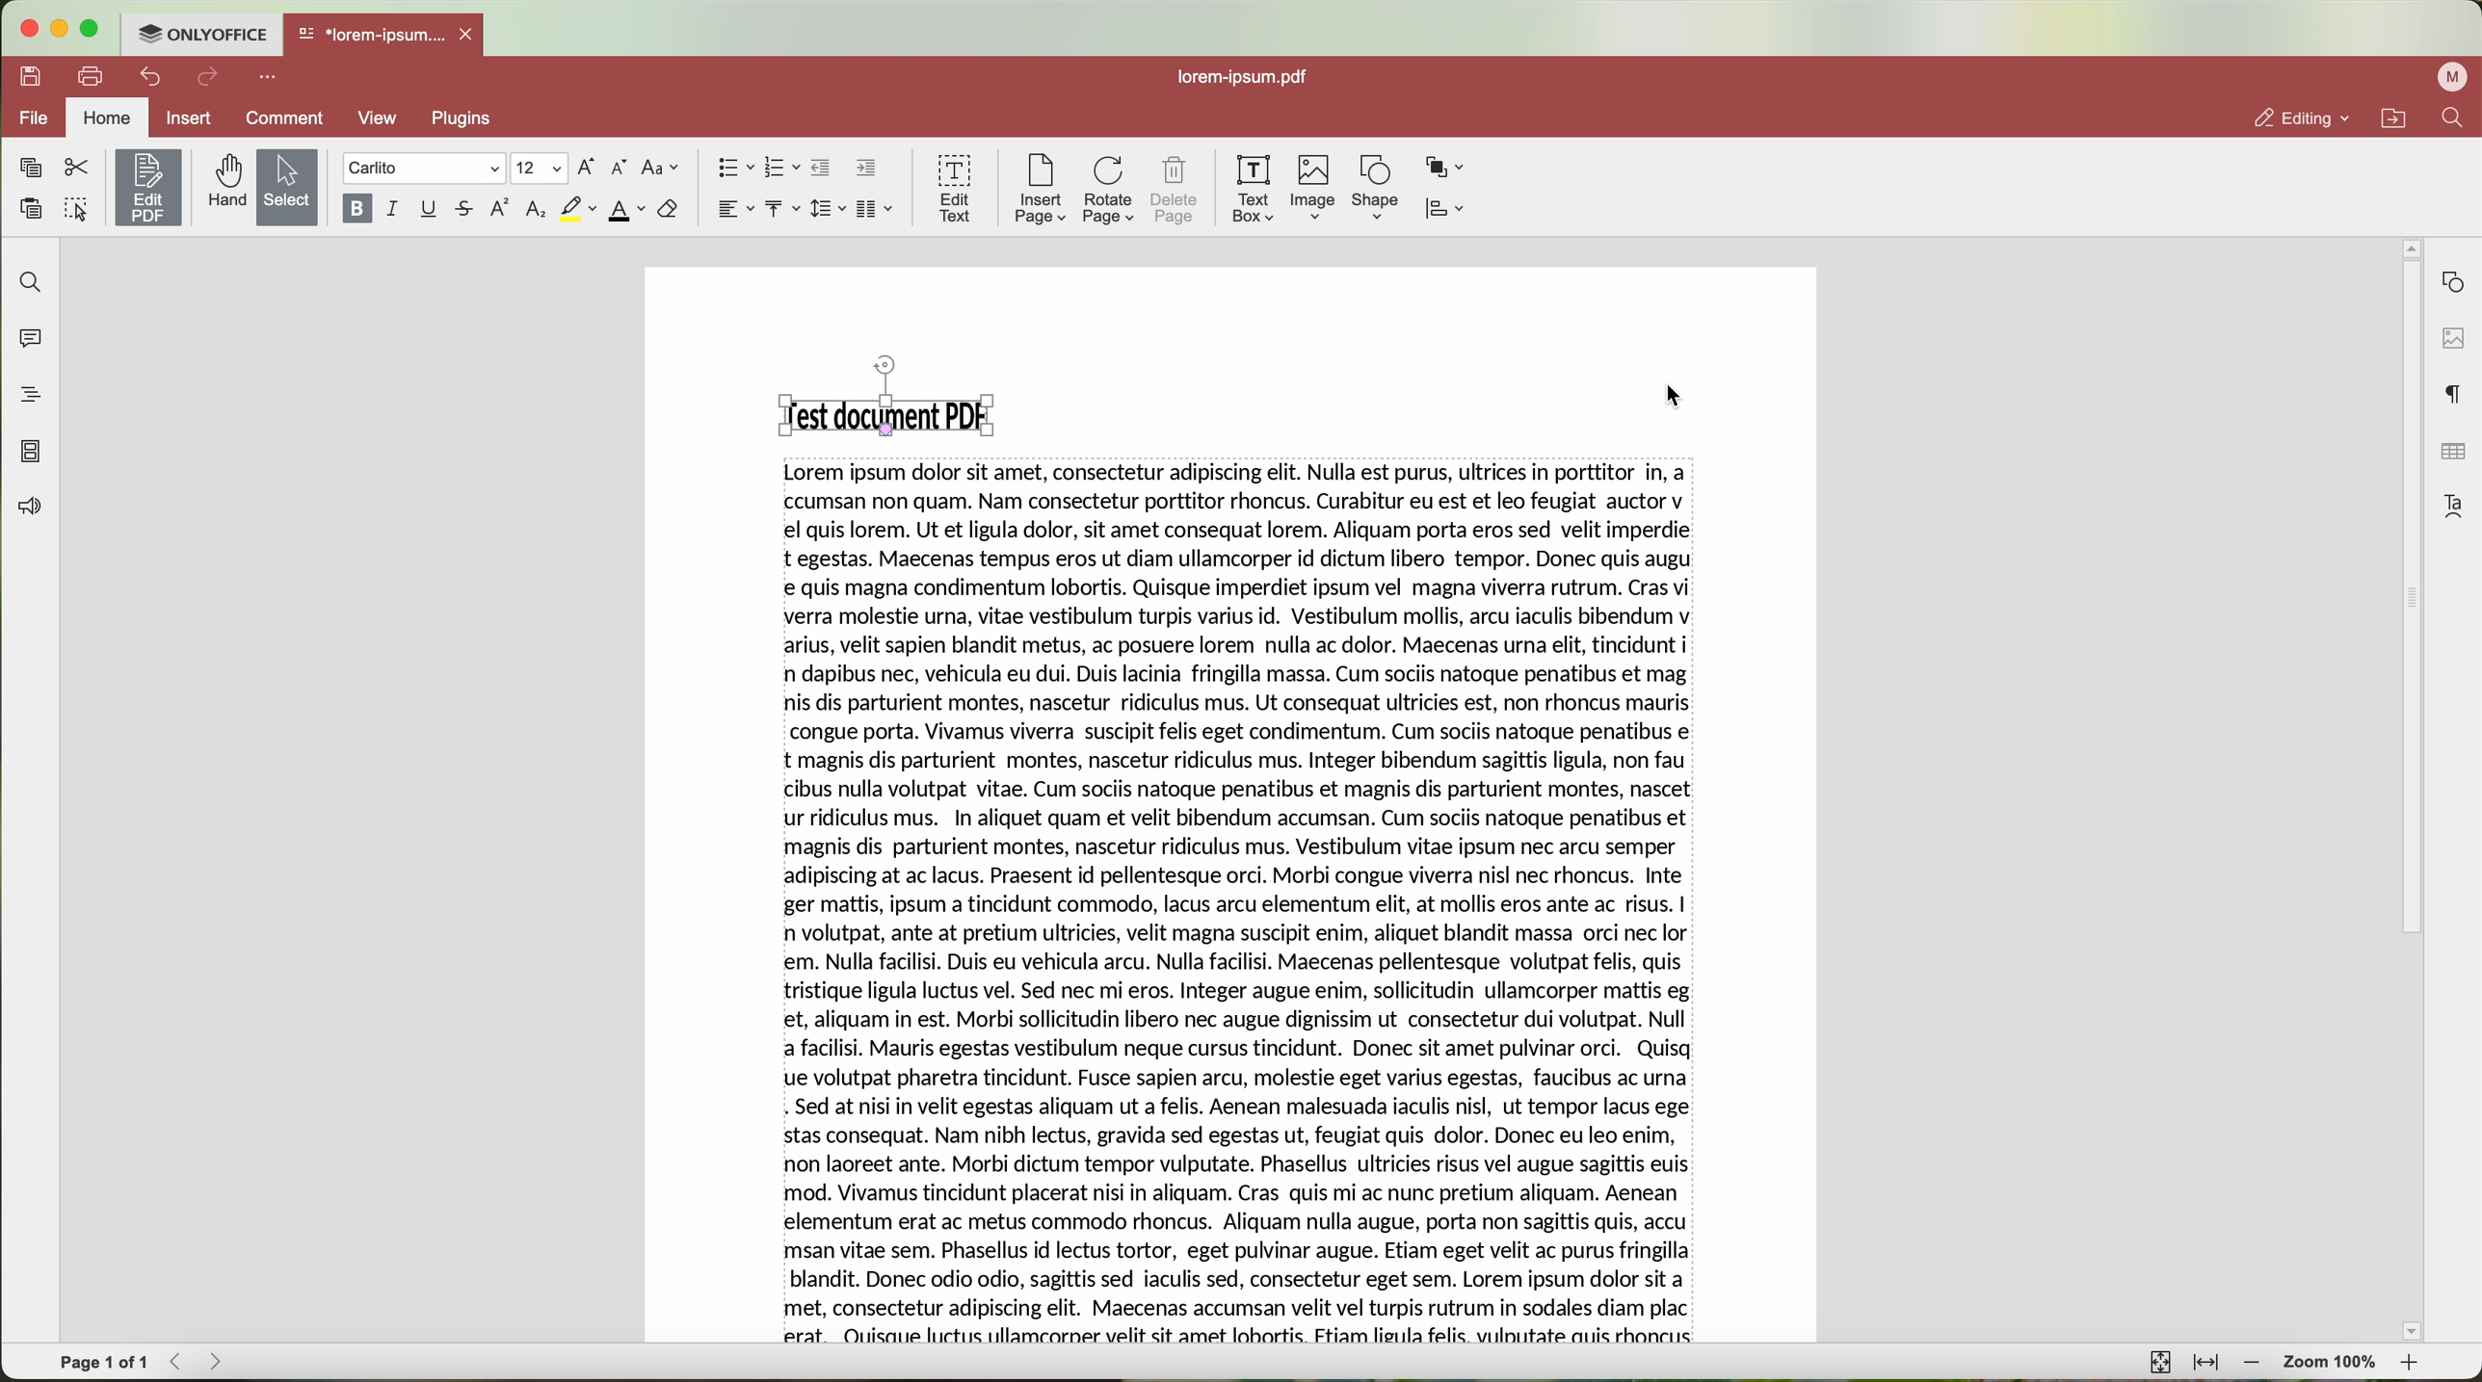  What do you see at coordinates (734, 168) in the screenshot?
I see `bullets` at bounding box center [734, 168].